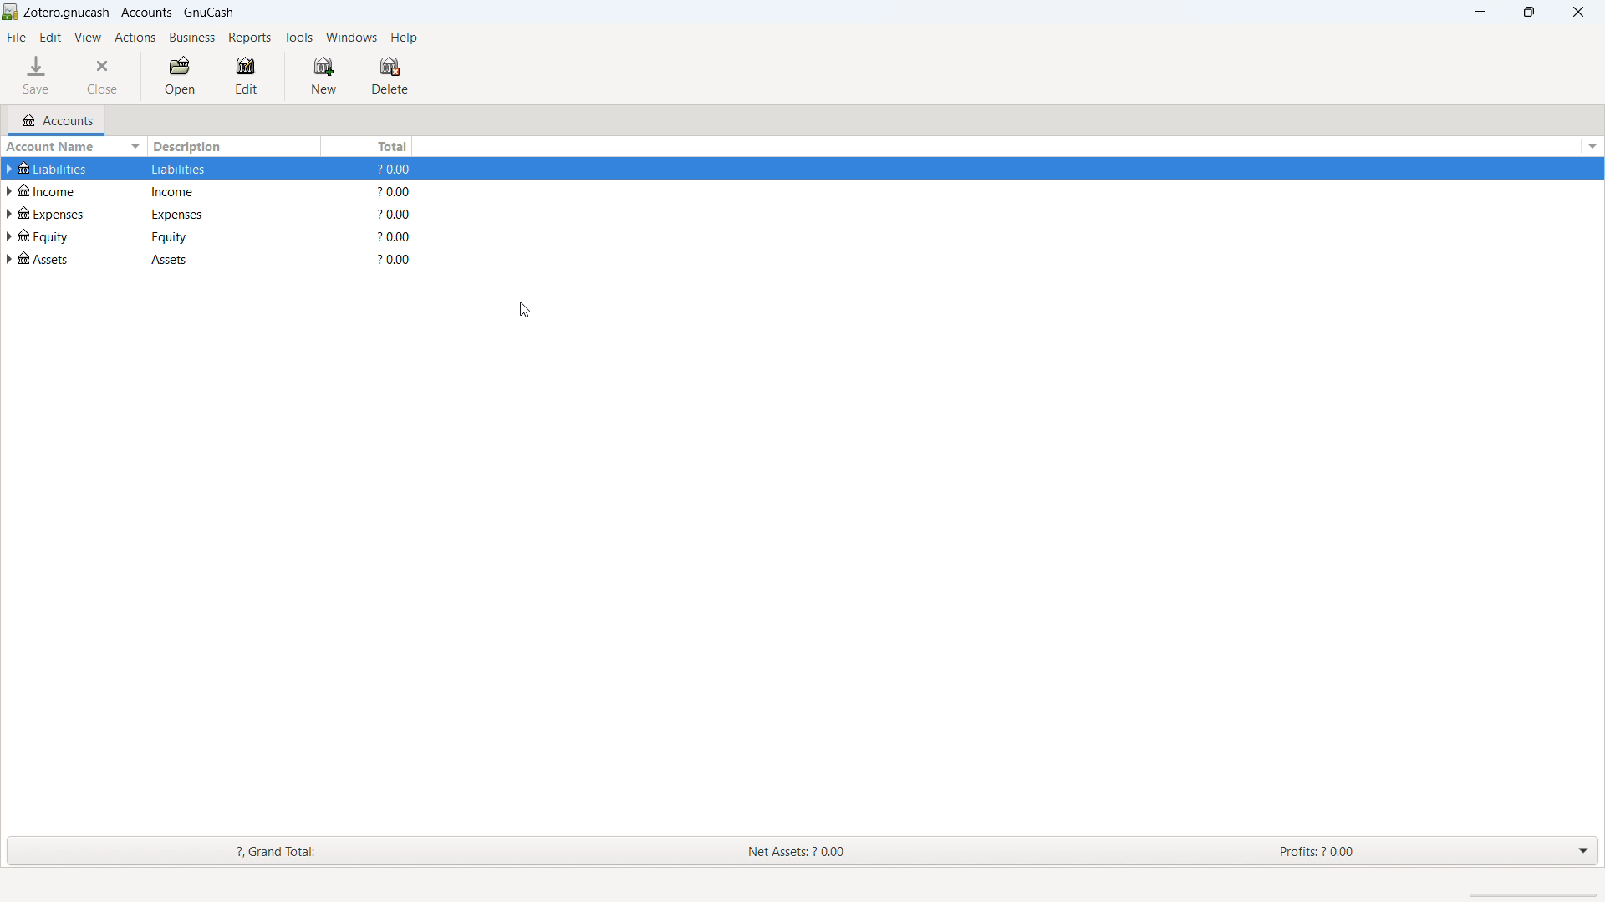 This screenshot has height=902, width=1605. What do you see at coordinates (251, 76) in the screenshot?
I see `edit` at bounding box center [251, 76].